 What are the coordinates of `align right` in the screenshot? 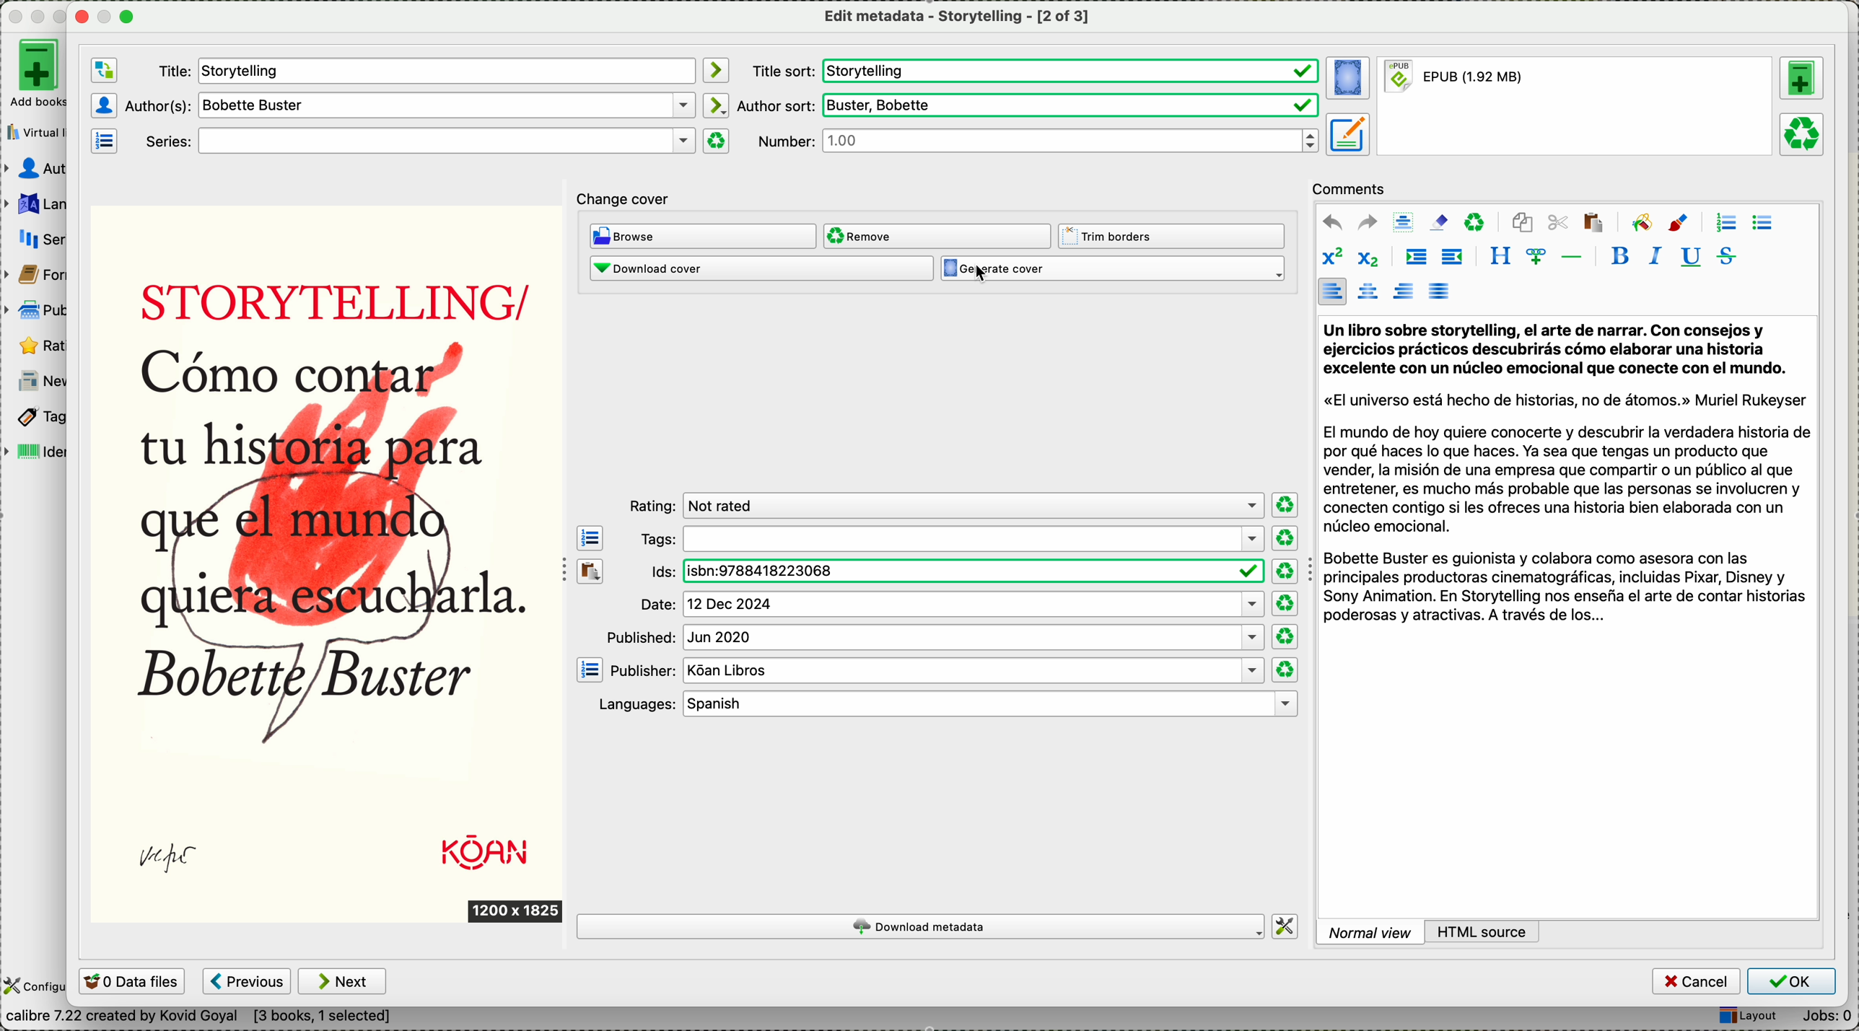 It's located at (1401, 291).